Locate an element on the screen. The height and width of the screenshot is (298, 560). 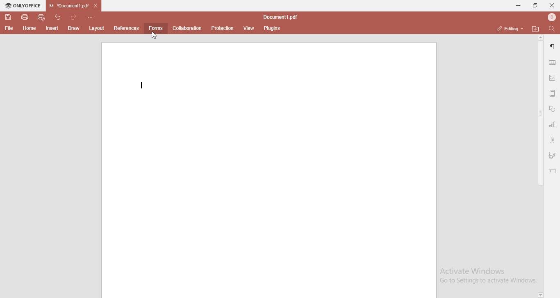
table is located at coordinates (553, 62).